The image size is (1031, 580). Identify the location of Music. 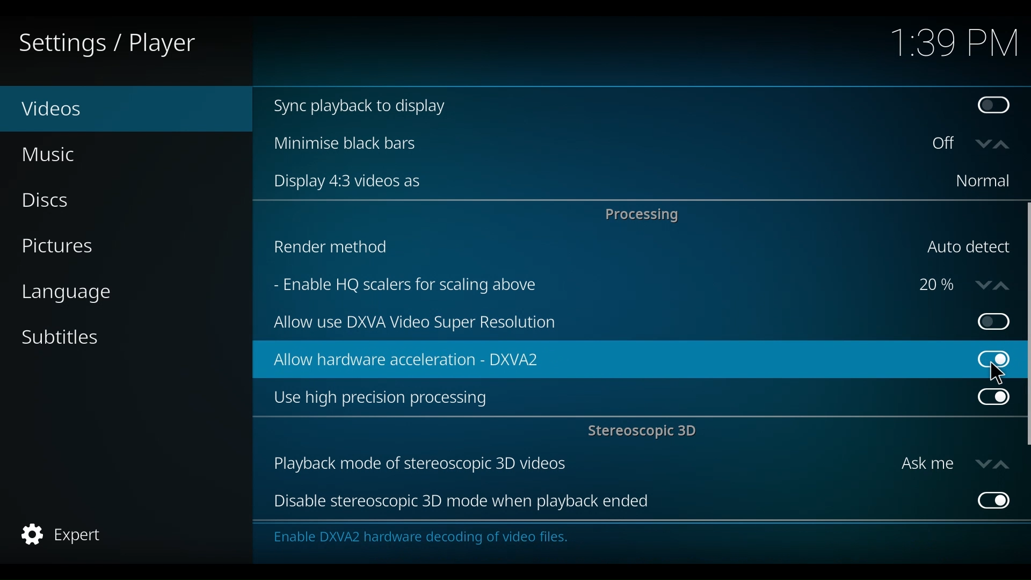
(51, 154).